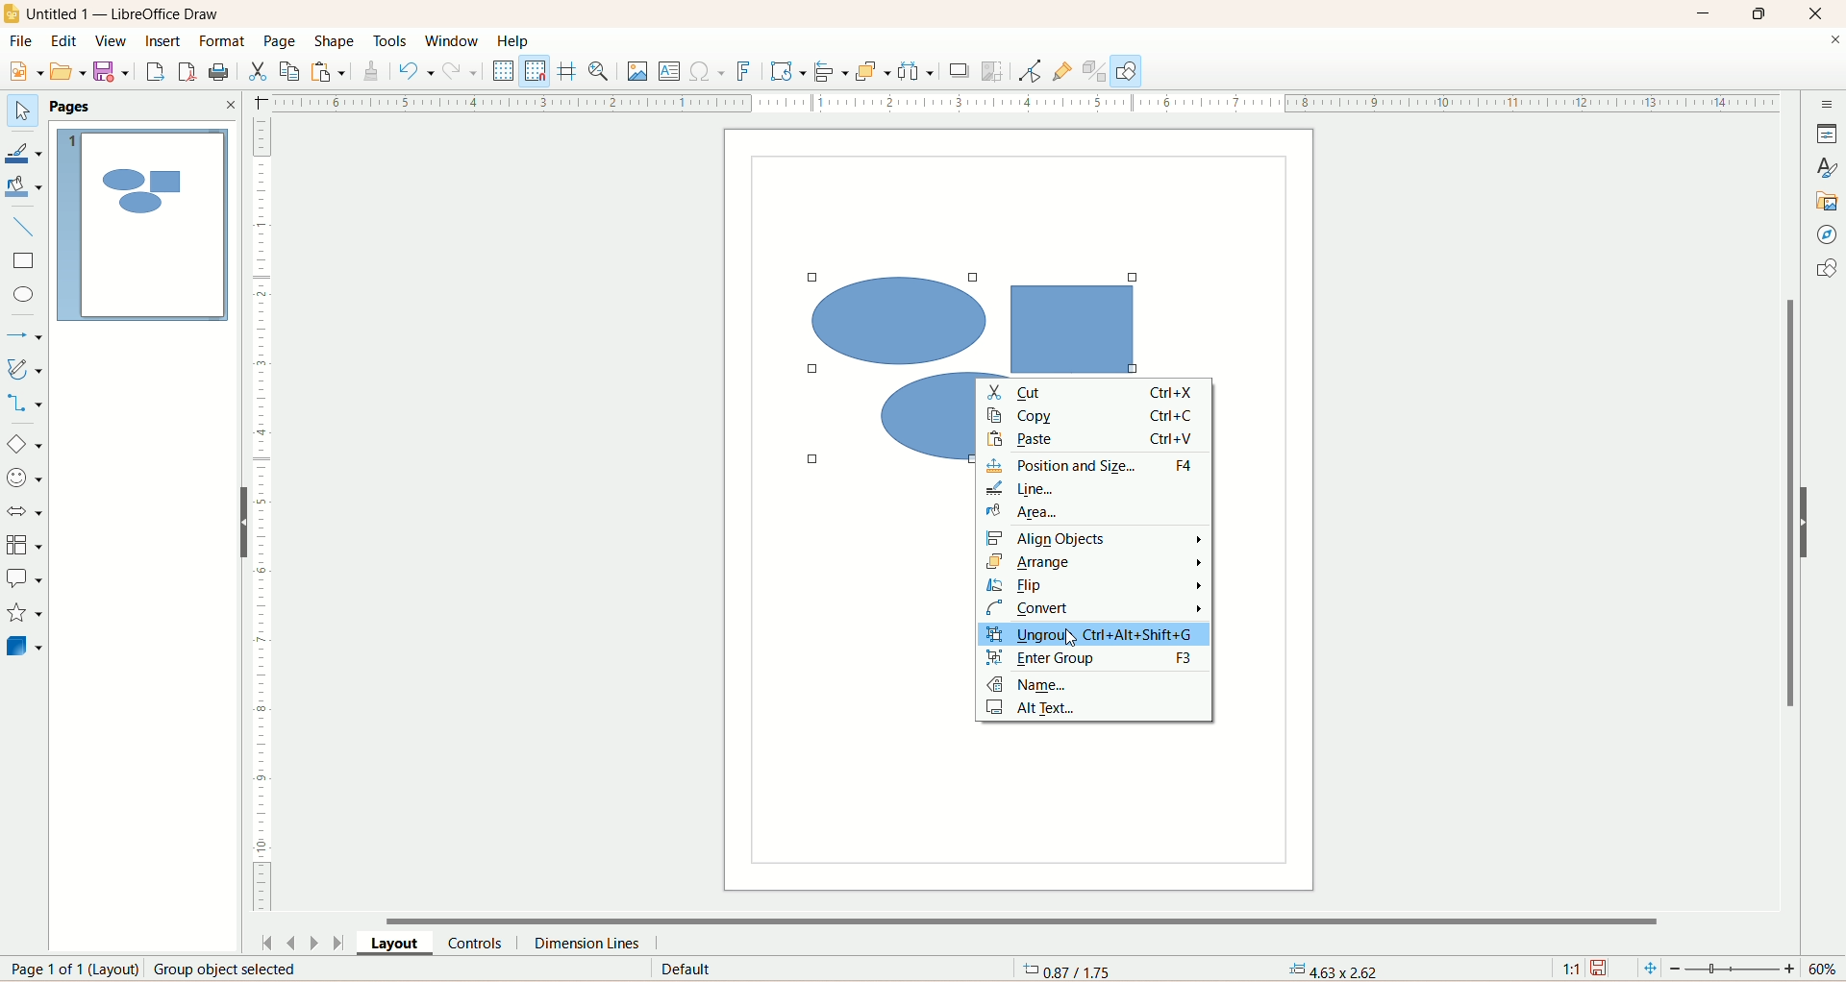 Image resolution: width=1846 pixels, height=982 pixels. I want to click on point edit, so click(1027, 71).